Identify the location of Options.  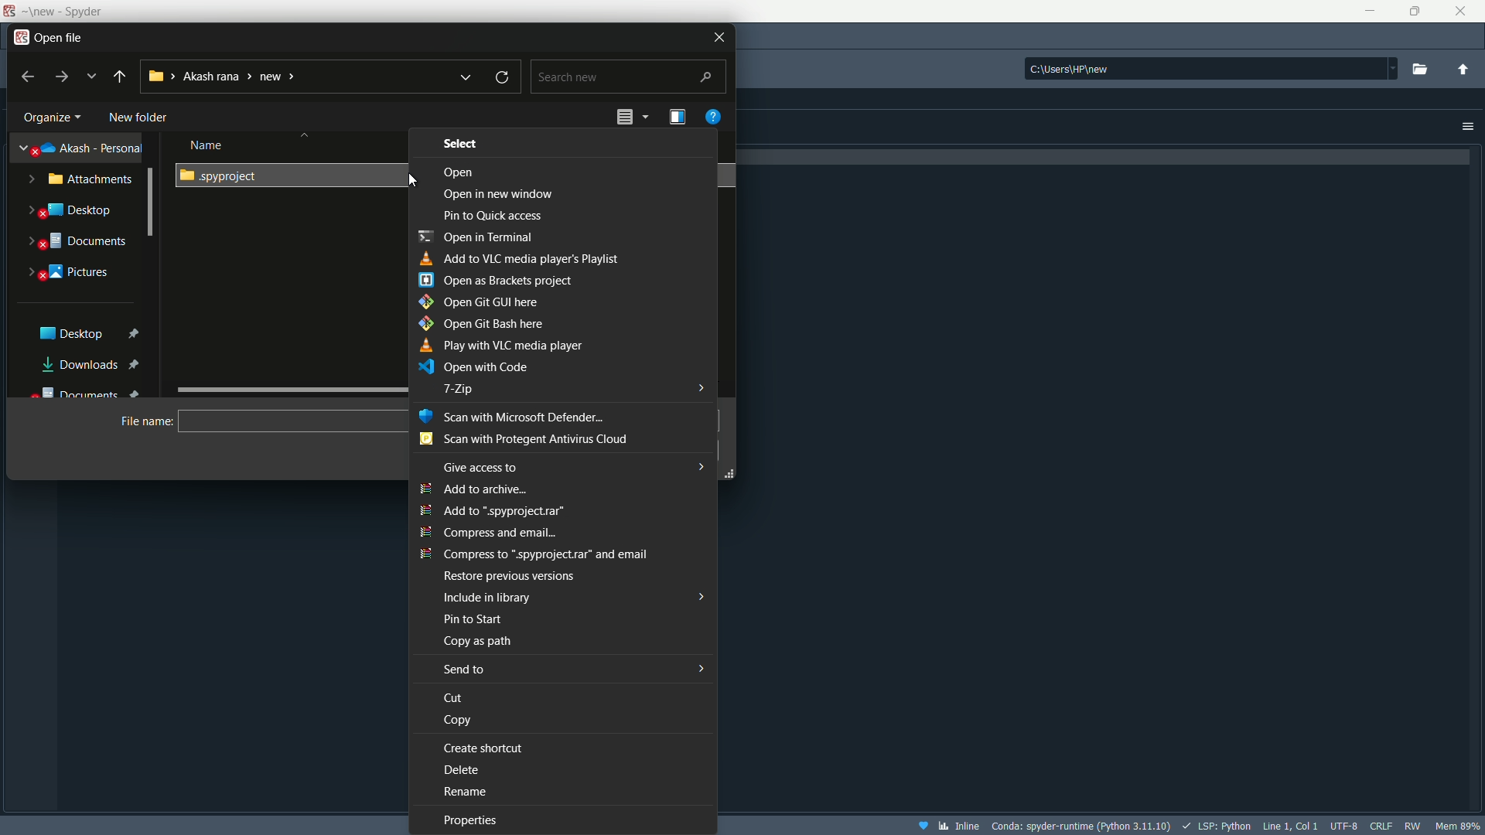
(1466, 125).